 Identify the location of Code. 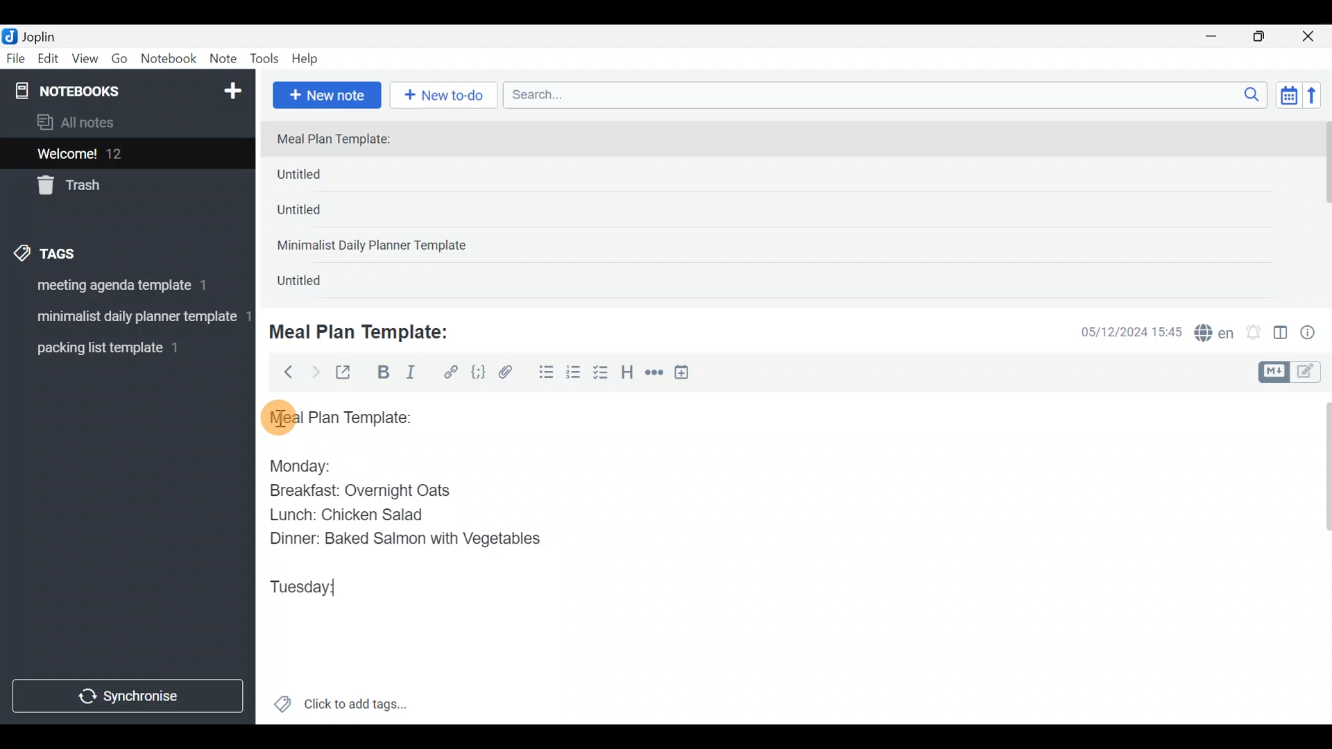
(477, 372).